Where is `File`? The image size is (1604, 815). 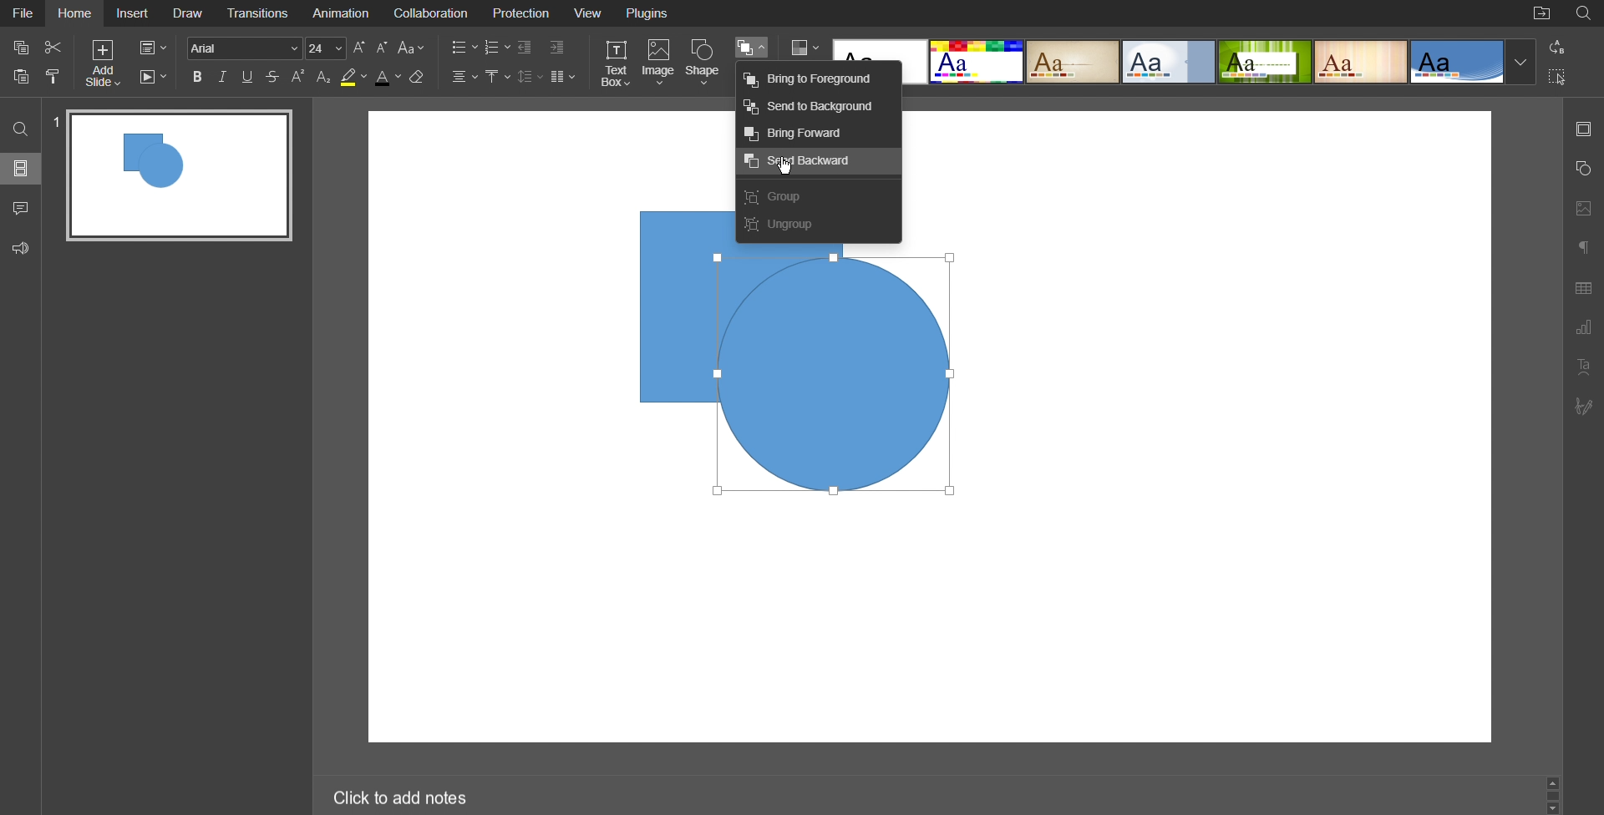
File is located at coordinates (22, 13).